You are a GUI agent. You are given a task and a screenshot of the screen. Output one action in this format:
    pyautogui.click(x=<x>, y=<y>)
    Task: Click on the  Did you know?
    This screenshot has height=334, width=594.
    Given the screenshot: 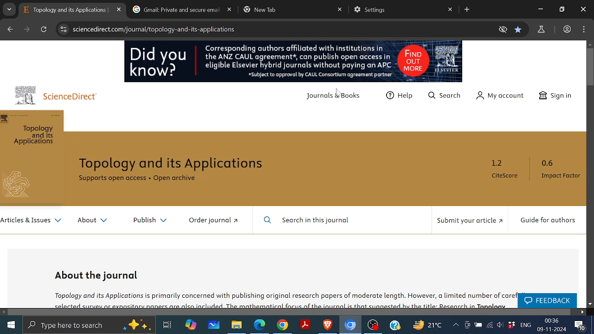 What is the action you would take?
    pyautogui.click(x=157, y=63)
    